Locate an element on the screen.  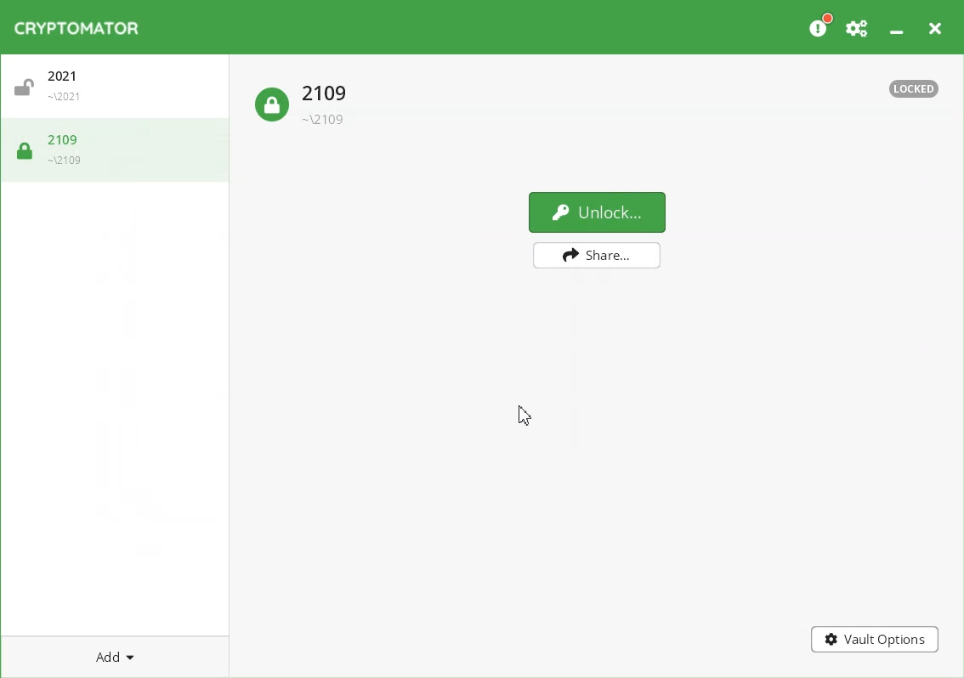
Lock Vault is located at coordinates (116, 155).